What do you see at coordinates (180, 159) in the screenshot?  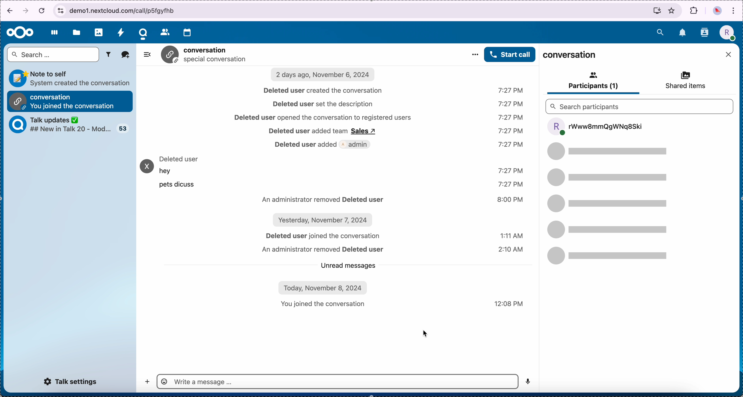 I see `deleted user` at bounding box center [180, 159].